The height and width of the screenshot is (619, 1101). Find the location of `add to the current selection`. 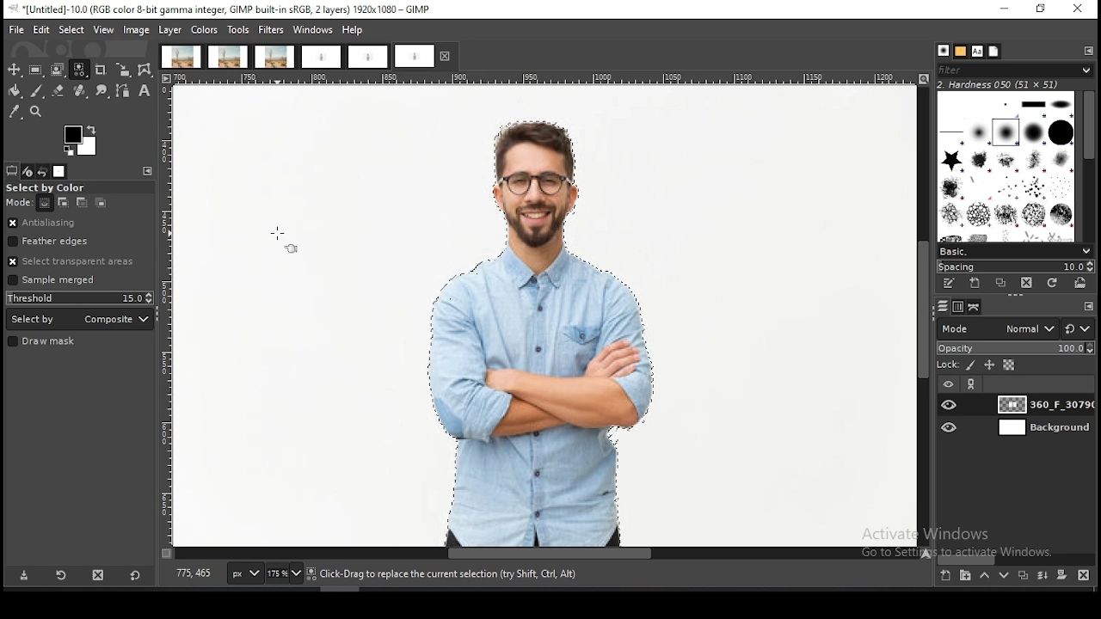

add to the current selection is located at coordinates (61, 203).